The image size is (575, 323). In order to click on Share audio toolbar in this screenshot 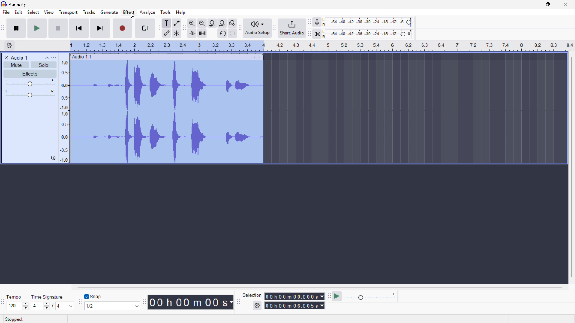, I will do `click(275, 28)`.